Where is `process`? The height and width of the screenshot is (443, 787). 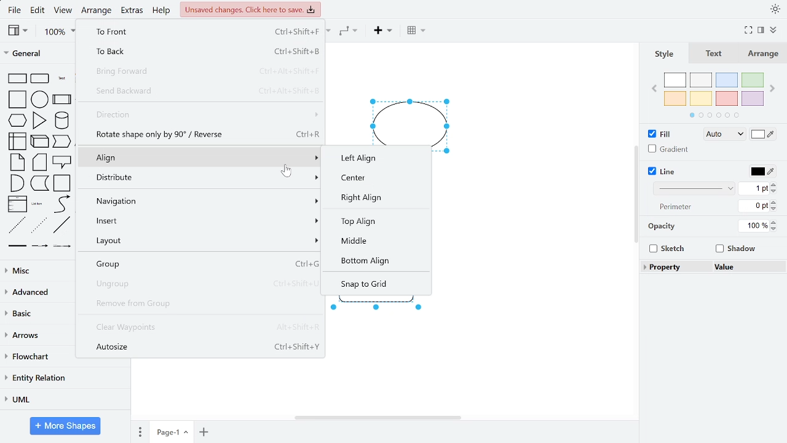 process is located at coordinates (62, 99).